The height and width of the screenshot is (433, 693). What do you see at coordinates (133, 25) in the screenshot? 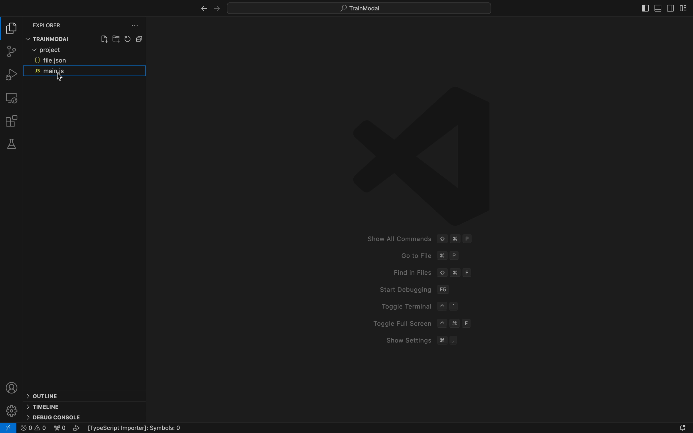
I see `file explorer setting` at bounding box center [133, 25].